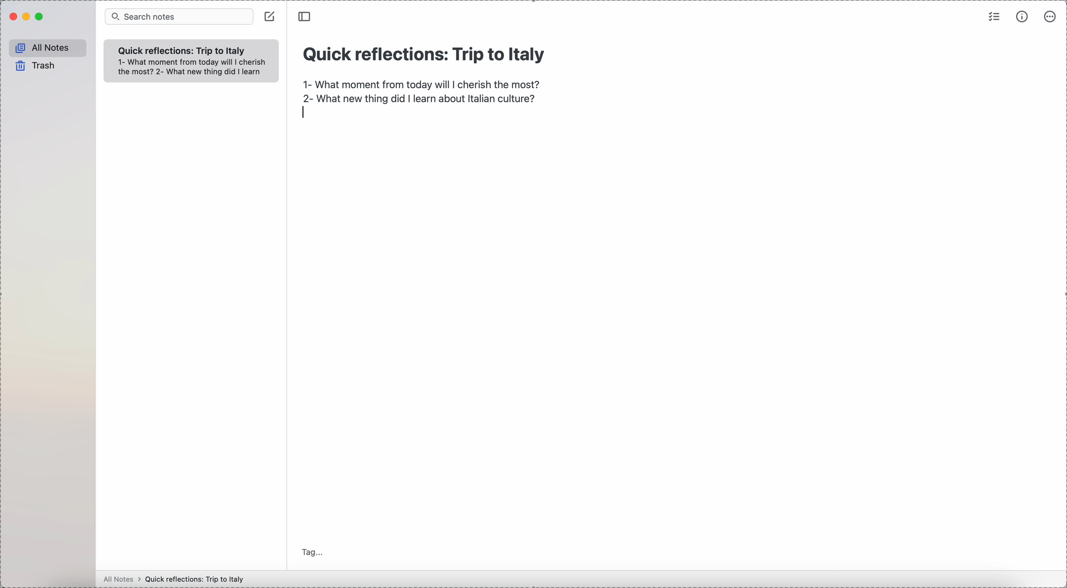 The height and width of the screenshot is (588, 1067). Describe the element at coordinates (423, 83) in the screenshot. I see `1- What moment from today will I cherish the most?` at that location.